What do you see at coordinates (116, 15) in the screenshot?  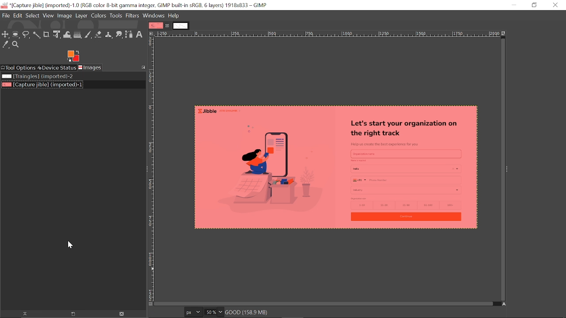 I see `Tools` at bounding box center [116, 15].